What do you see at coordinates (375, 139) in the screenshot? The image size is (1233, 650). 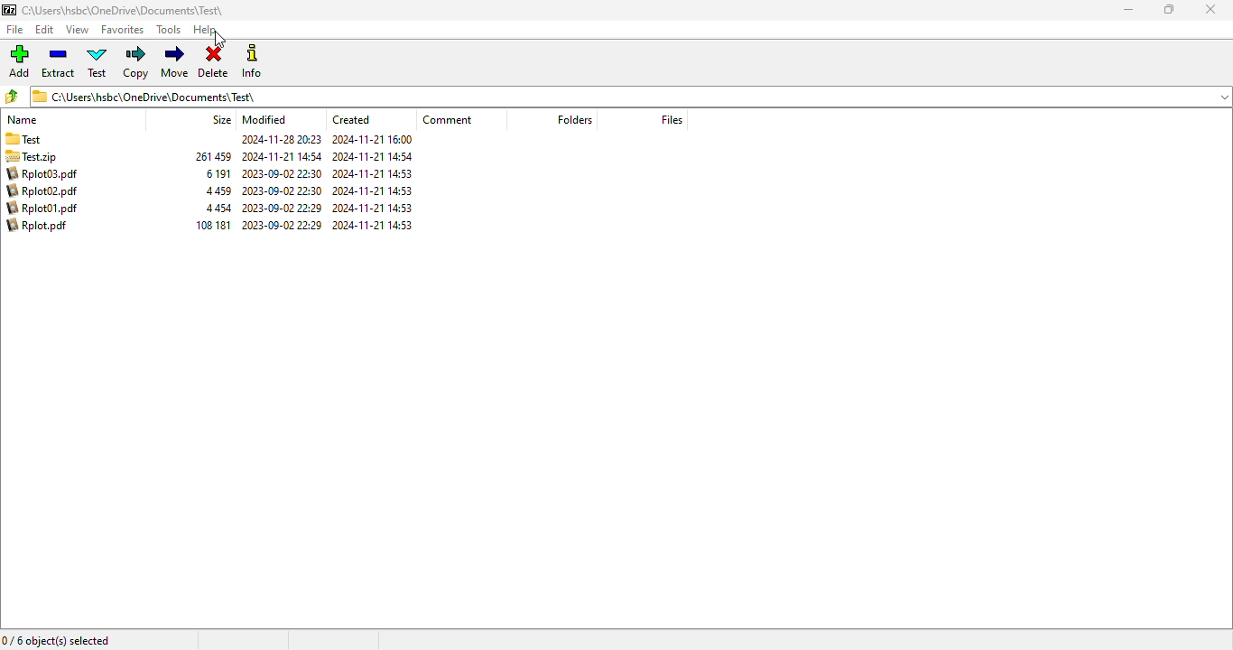 I see `2024-11-21 16:00` at bounding box center [375, 139].